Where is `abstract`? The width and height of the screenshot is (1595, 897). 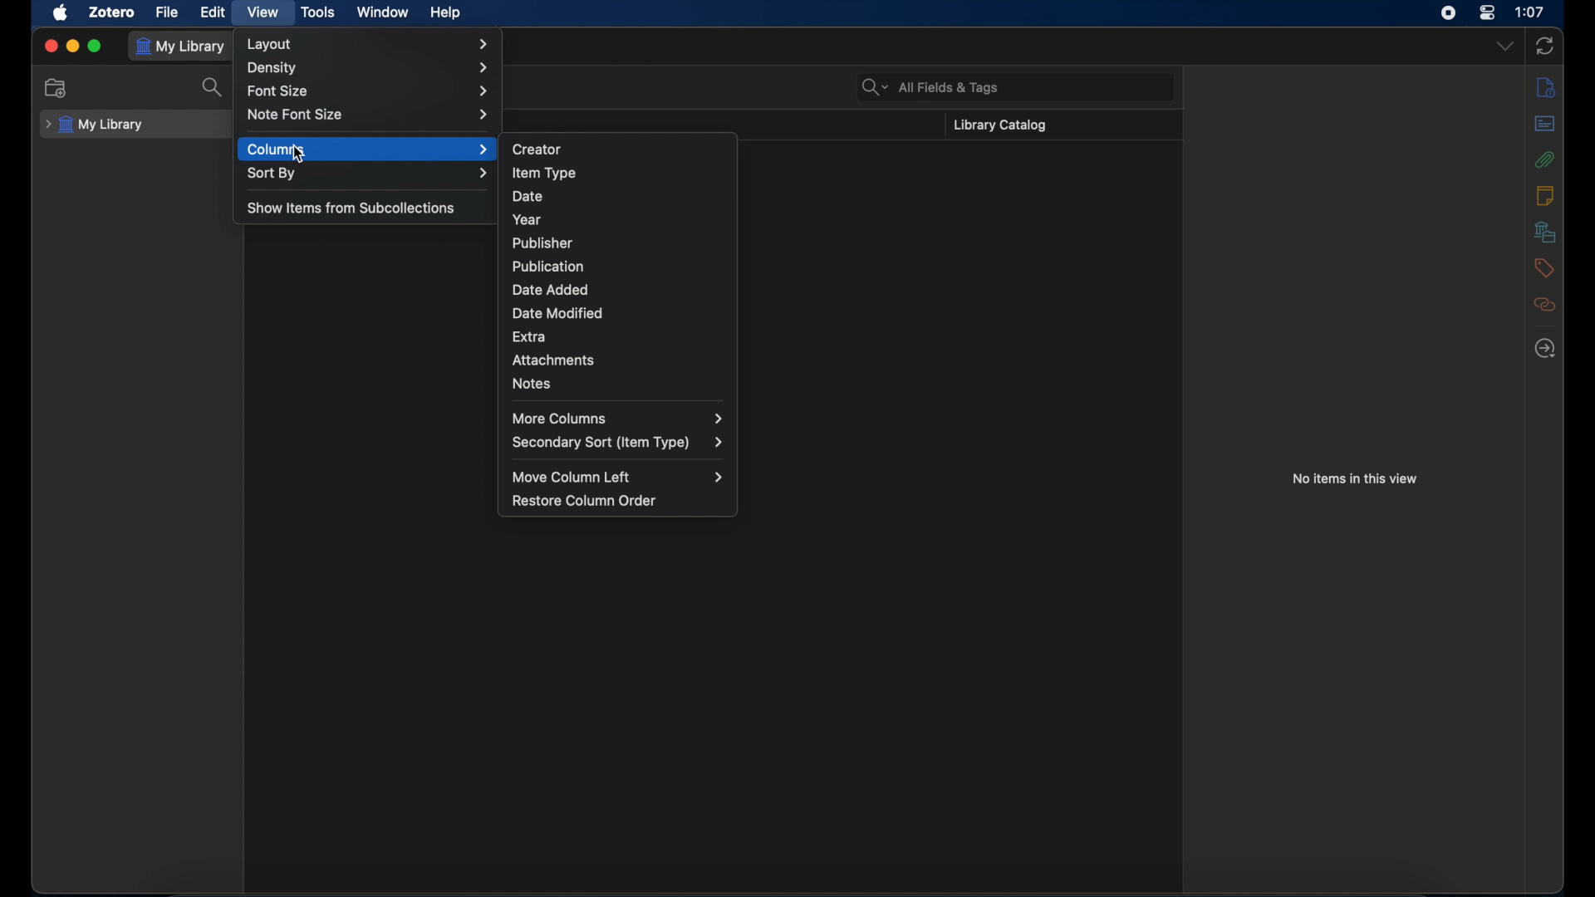 abstract is located at coordinates (1545, 124).